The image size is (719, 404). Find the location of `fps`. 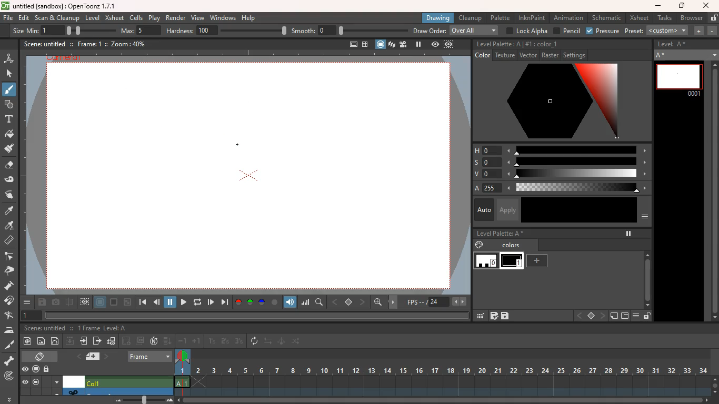

fps is located at coordinates (435, 302).